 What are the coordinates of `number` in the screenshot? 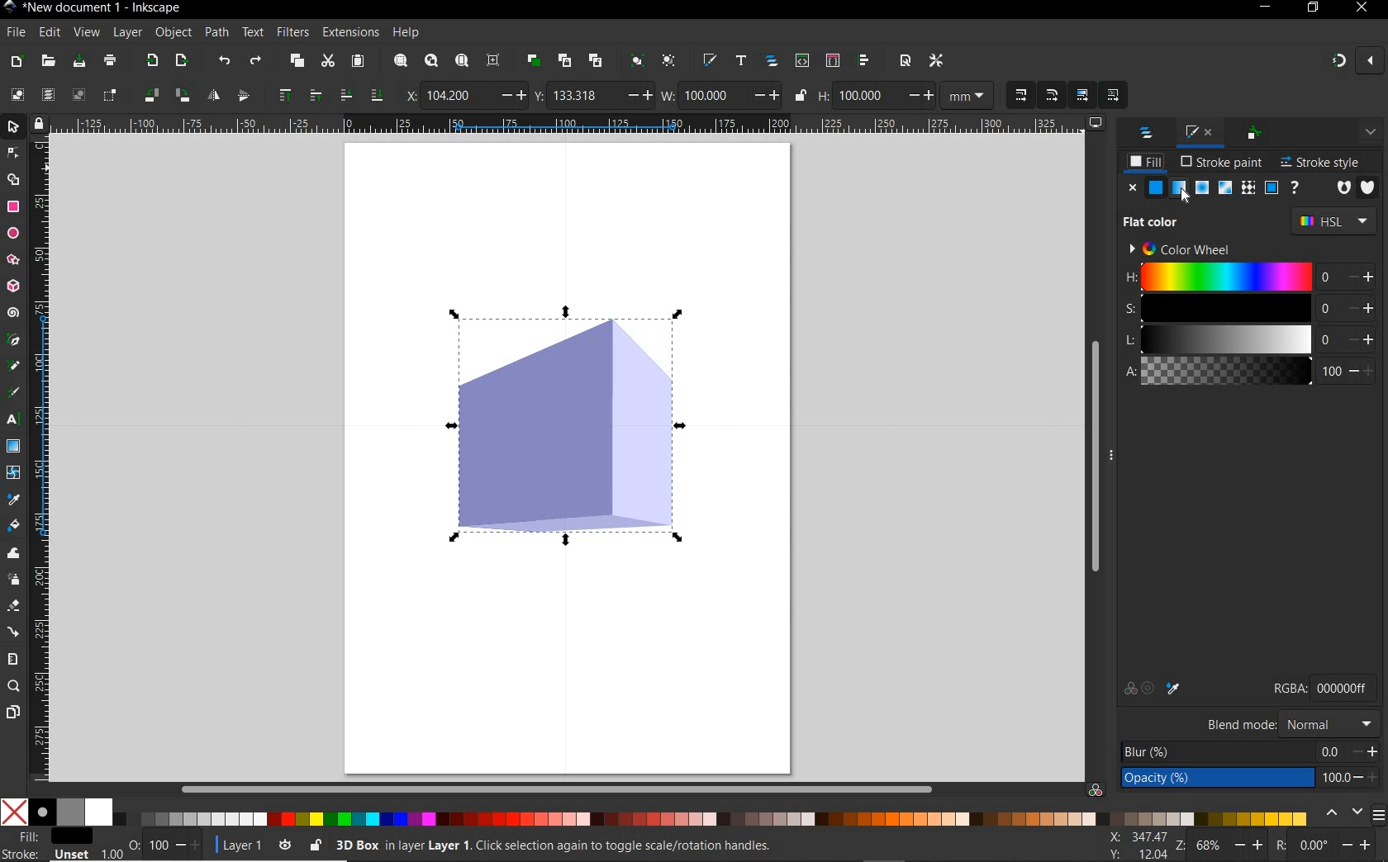 It's located at (1331, 324).